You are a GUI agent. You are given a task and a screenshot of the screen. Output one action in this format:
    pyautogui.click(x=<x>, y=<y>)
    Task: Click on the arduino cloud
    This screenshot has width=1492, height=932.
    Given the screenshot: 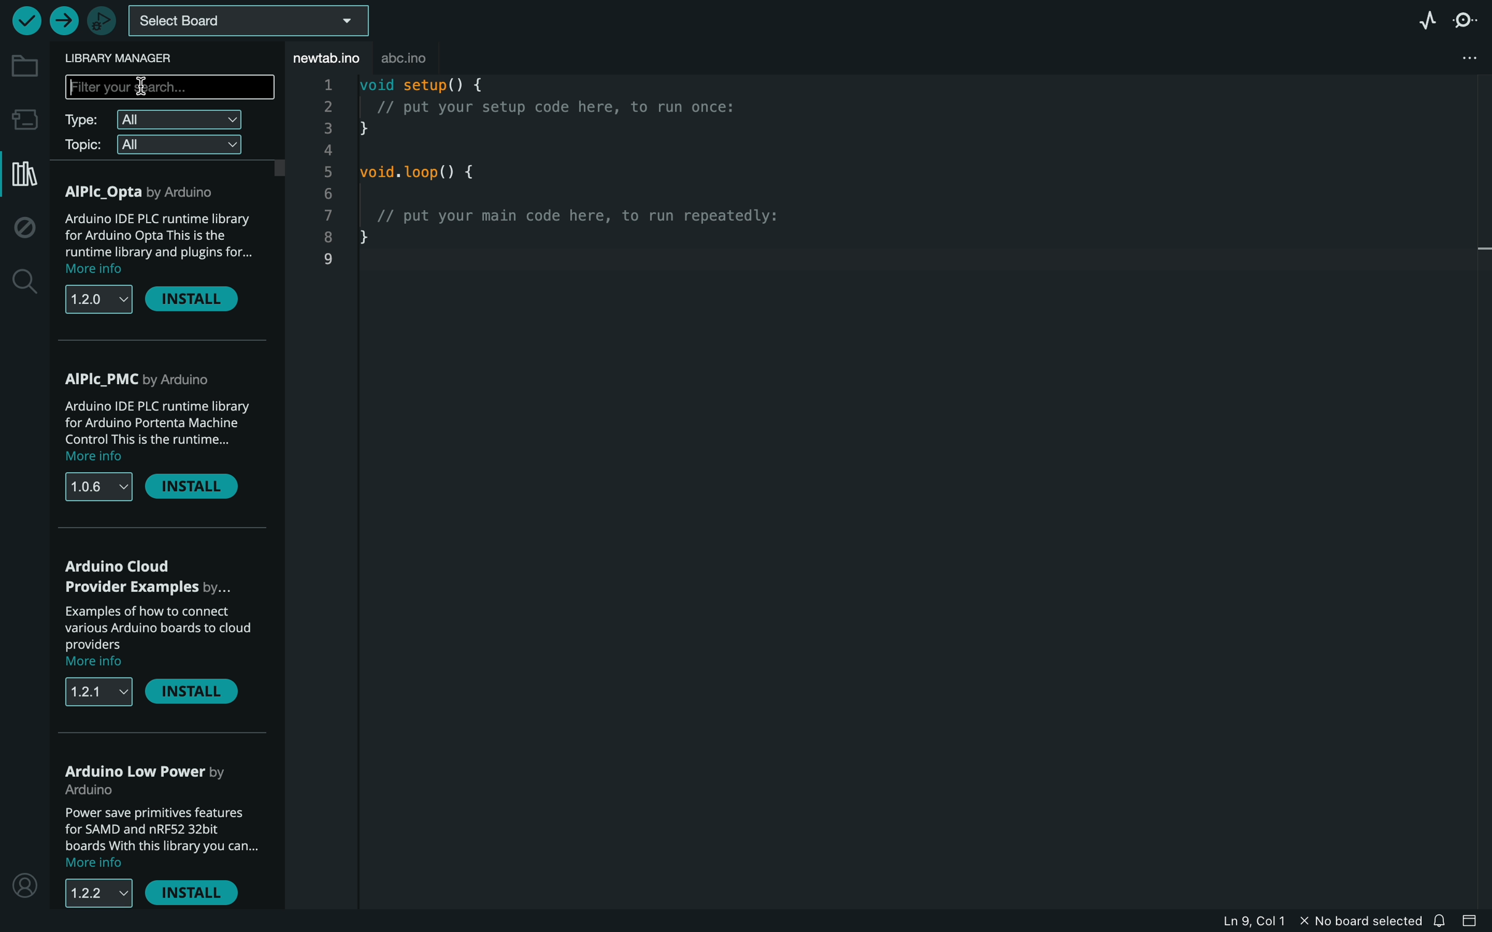 What is the action you would take?
    pyautogui.click(x=149, y=578)
    